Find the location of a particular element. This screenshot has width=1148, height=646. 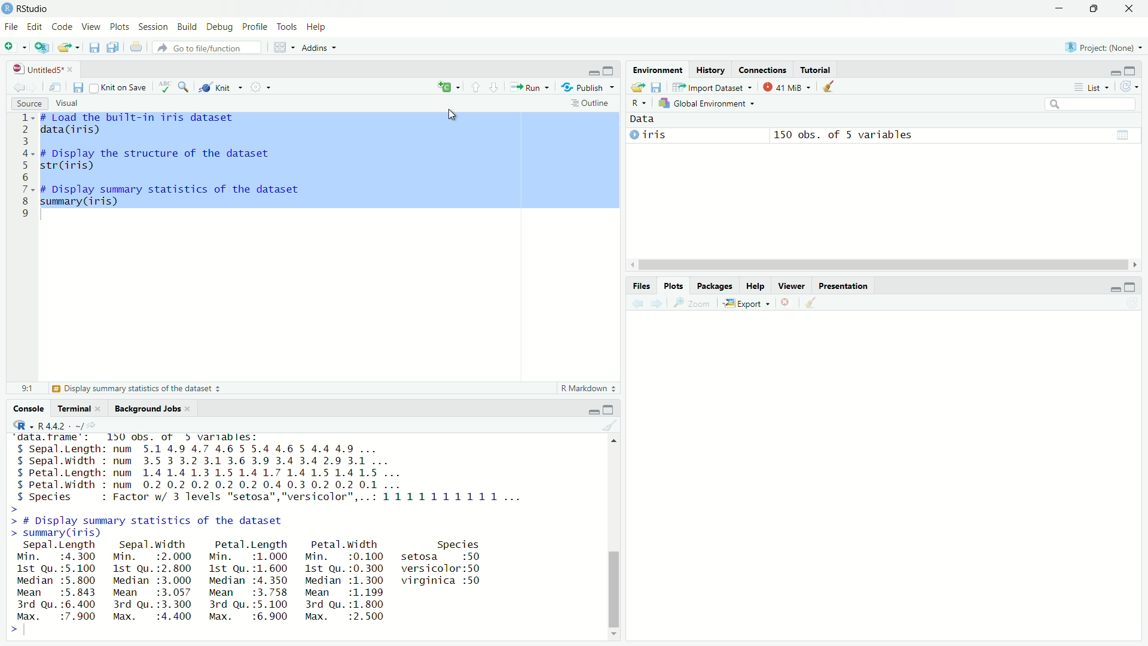

Maximize is located at coordinates (1095, 8).